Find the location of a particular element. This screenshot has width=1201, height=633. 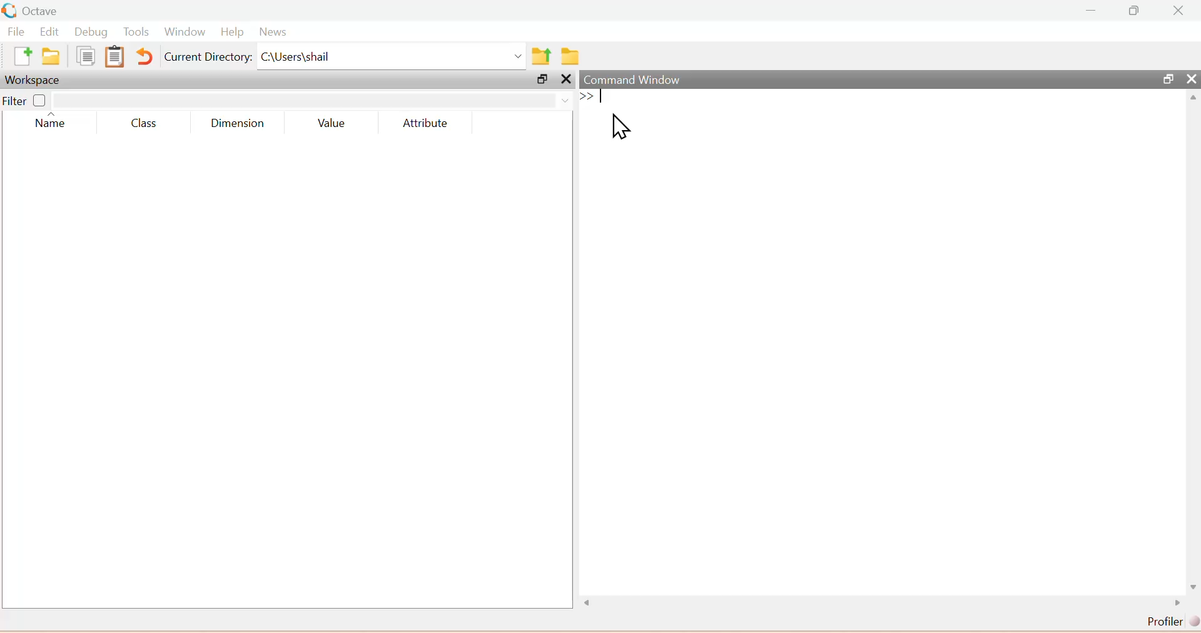

Close is located at coordinates (1178, 11).